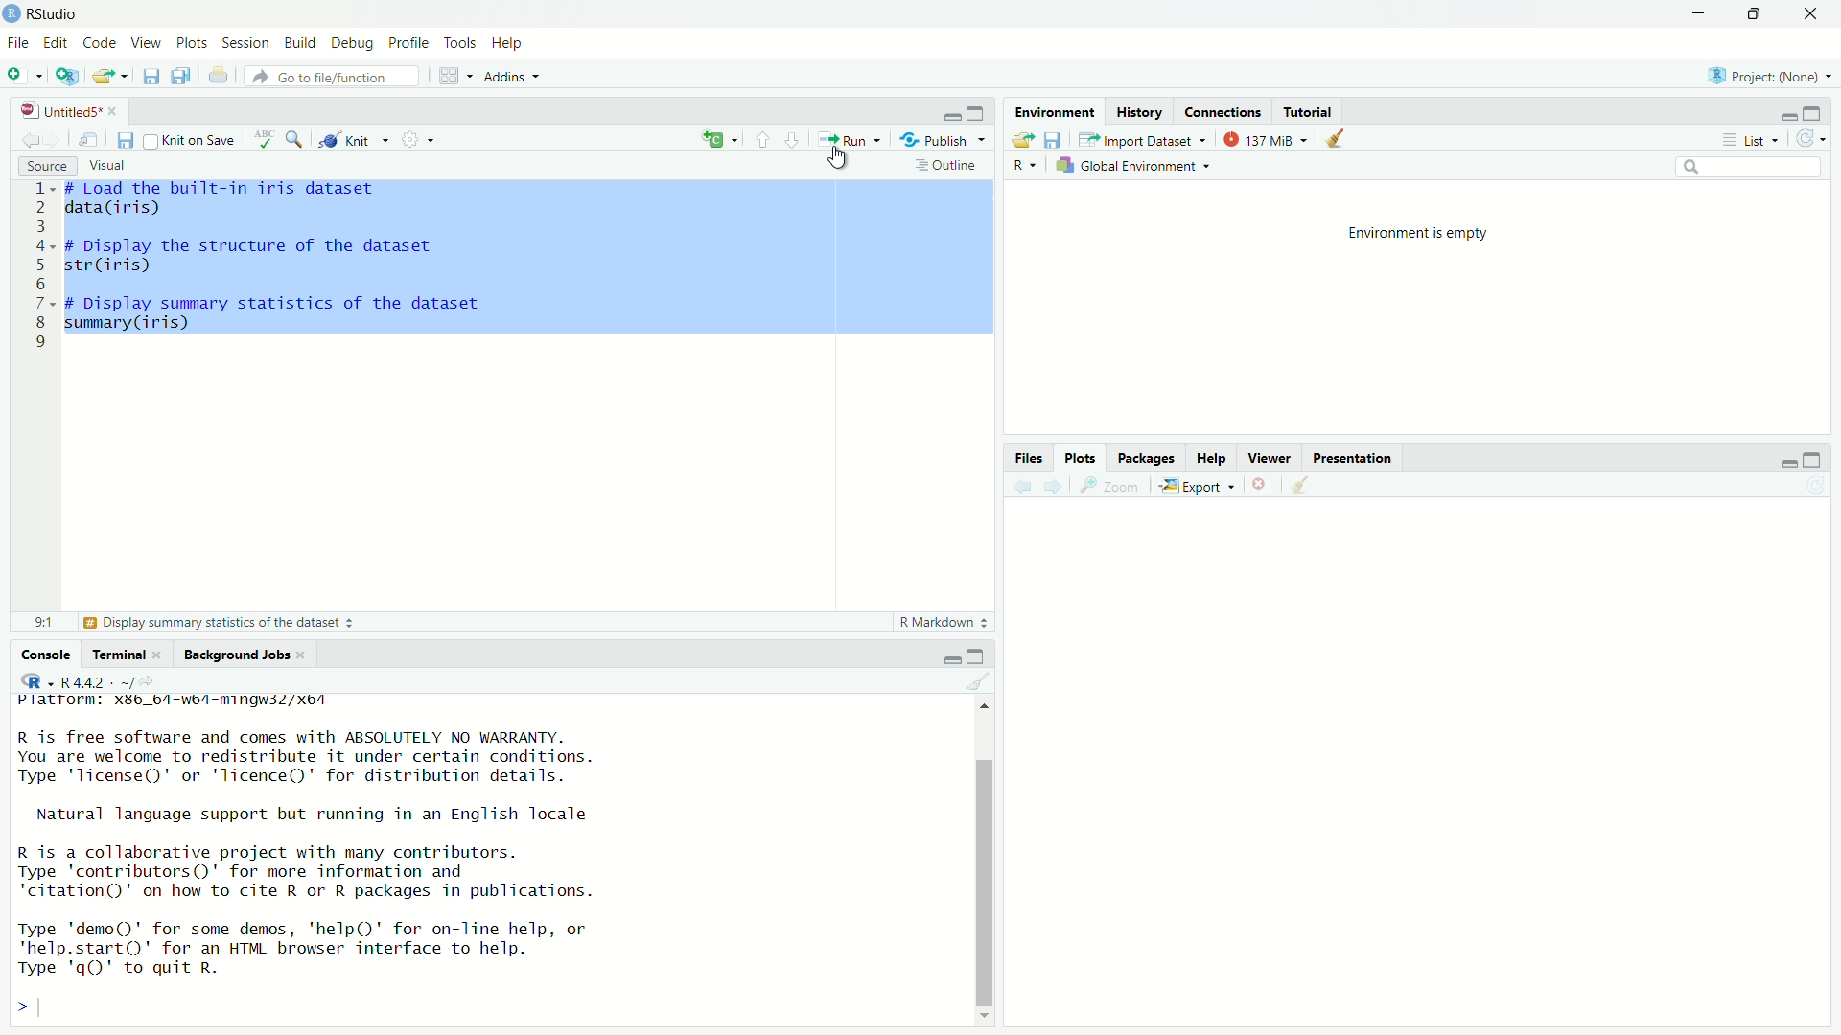 This screenshot has height=1035, width=1841. What do you see at coordinates (296, 139) in the screenshot?
I see `Find/Replace` at bounding box center [296, 139].